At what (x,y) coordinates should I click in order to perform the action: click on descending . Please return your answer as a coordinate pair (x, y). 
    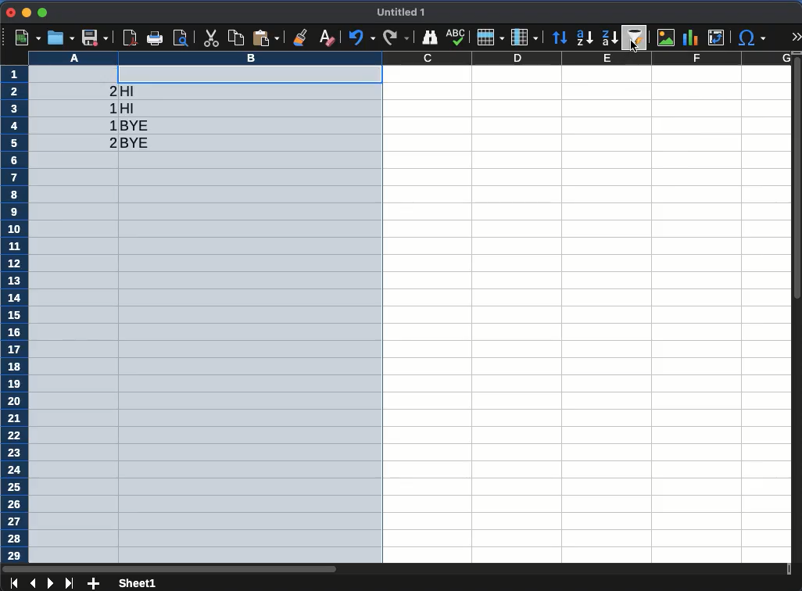
    Looking at the image, I should click on (611, 38).